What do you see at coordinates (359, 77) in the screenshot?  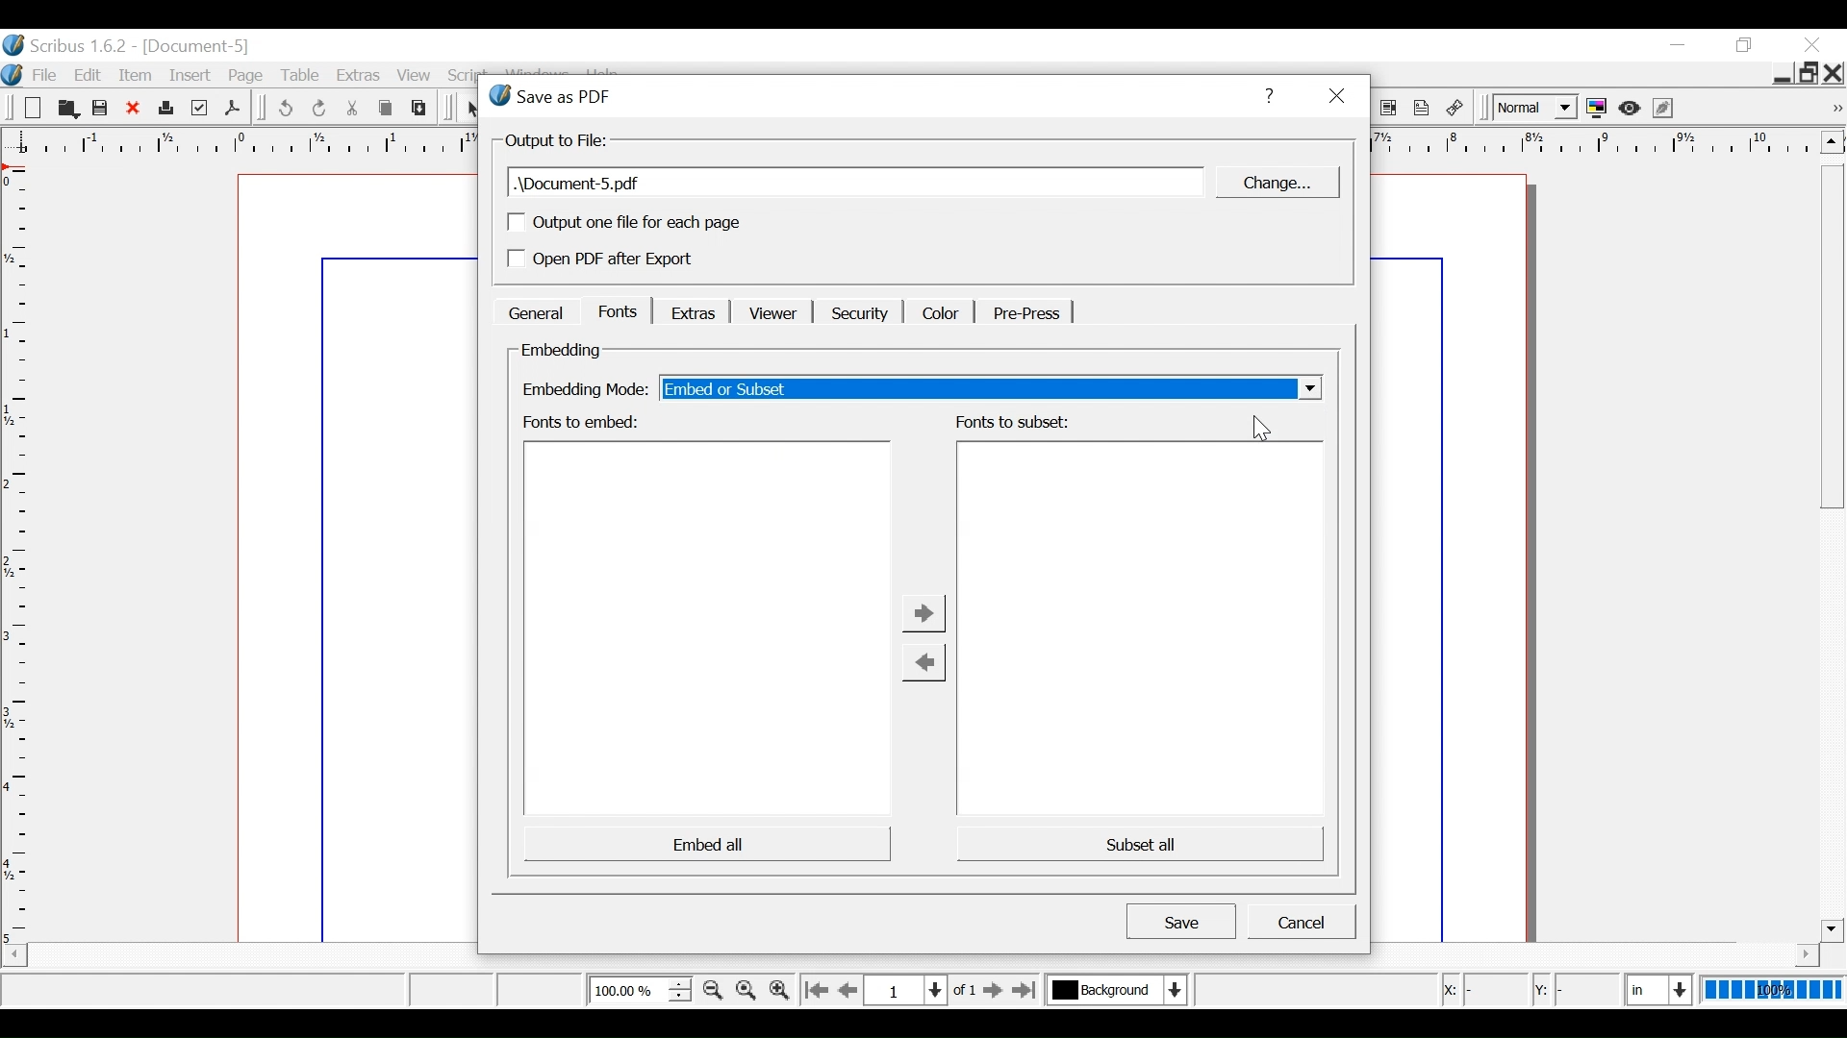 I see `Extras` at bounding box center [359, 77].